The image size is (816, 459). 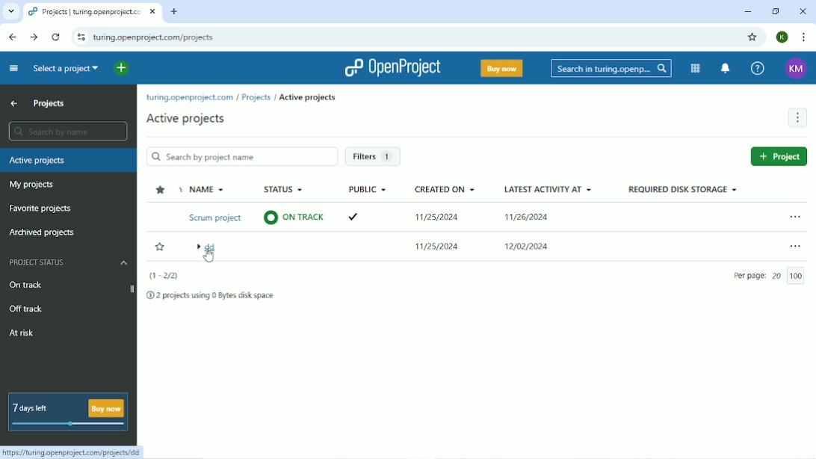 What do you see at coordinates (42, 232) in the screenshot?
I see `Archived projects` at bounding box center [42, 232].